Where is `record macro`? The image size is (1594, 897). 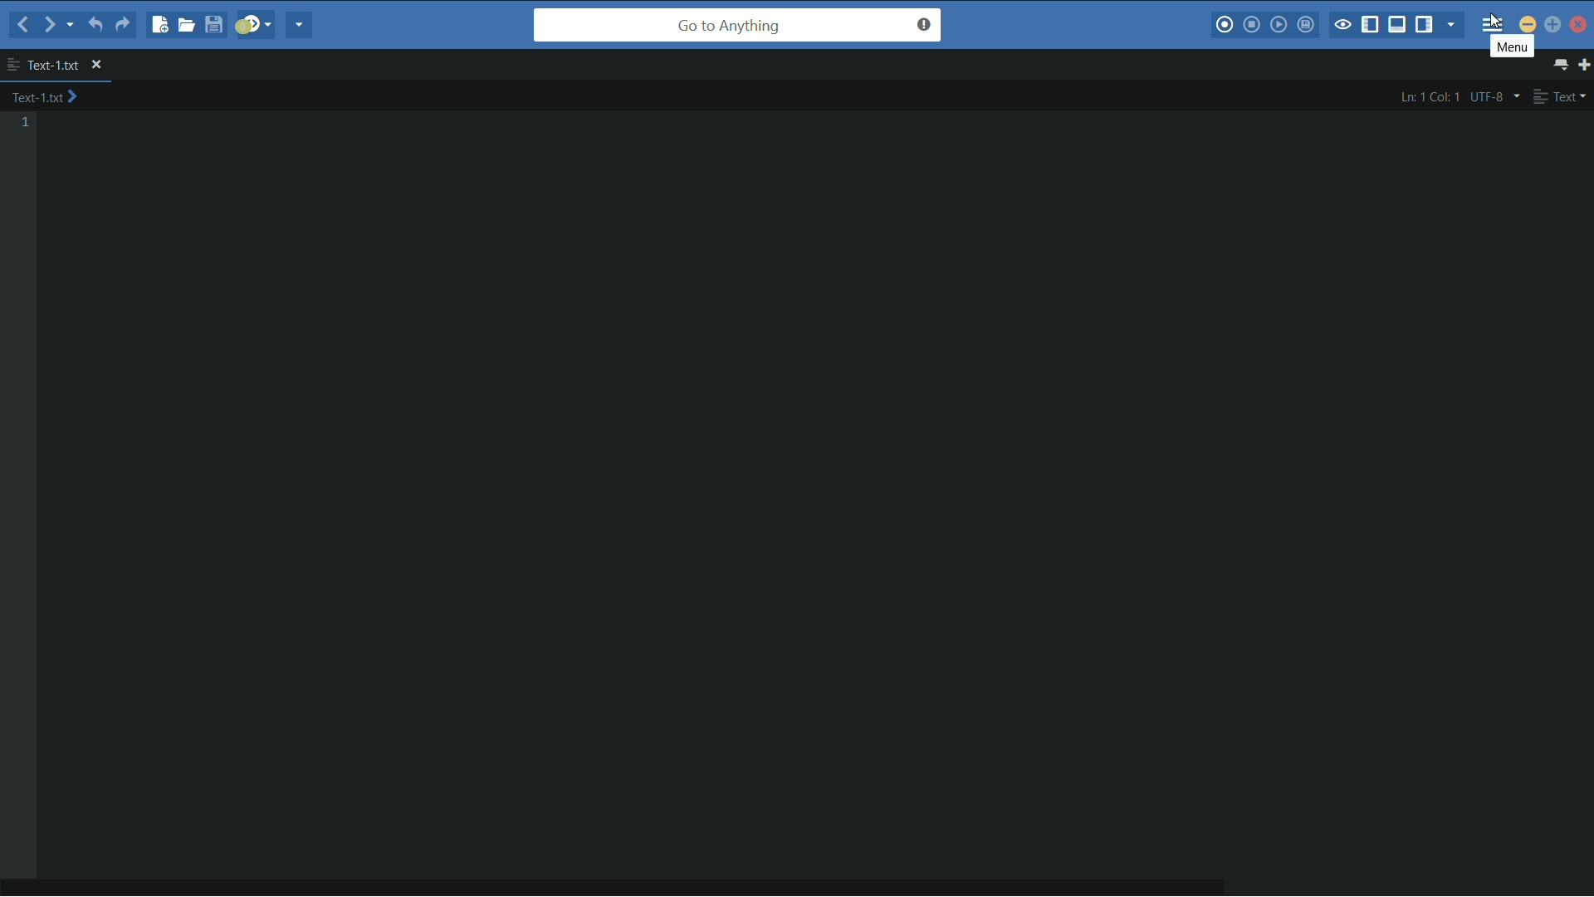 record macro is located at coordinates (1224, 27).